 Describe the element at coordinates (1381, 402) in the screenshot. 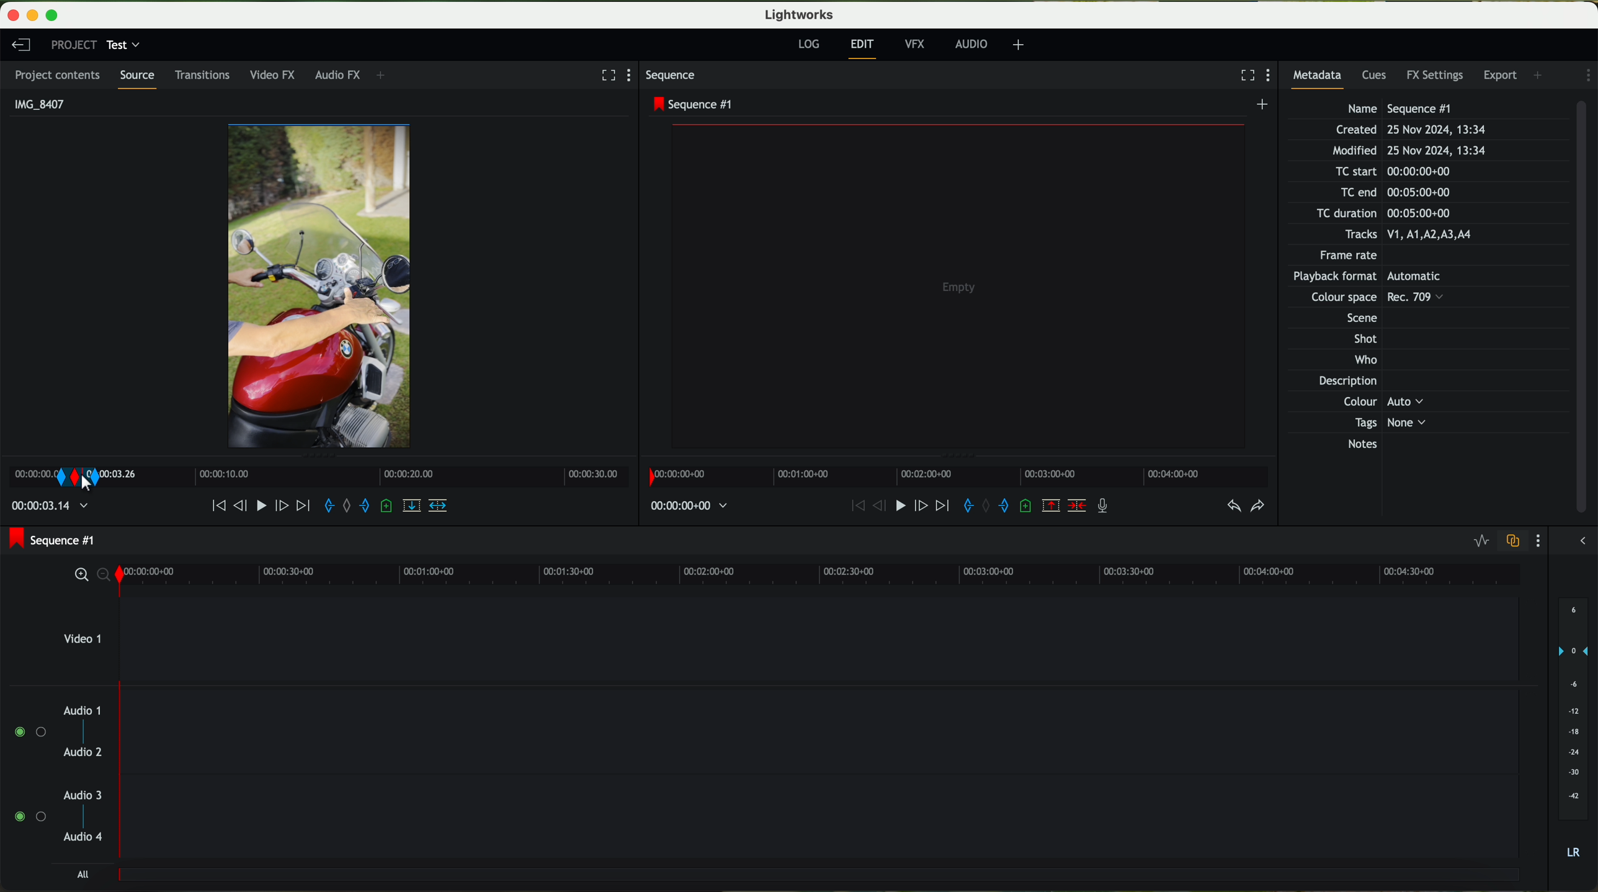

I see `` at that location.